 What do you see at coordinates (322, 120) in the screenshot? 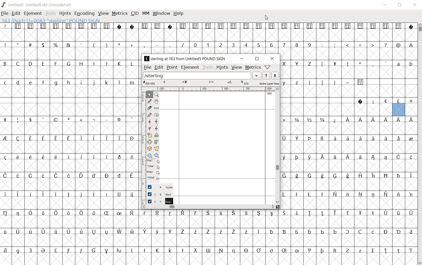
I see `3/4` at bounding box center [322, 120].